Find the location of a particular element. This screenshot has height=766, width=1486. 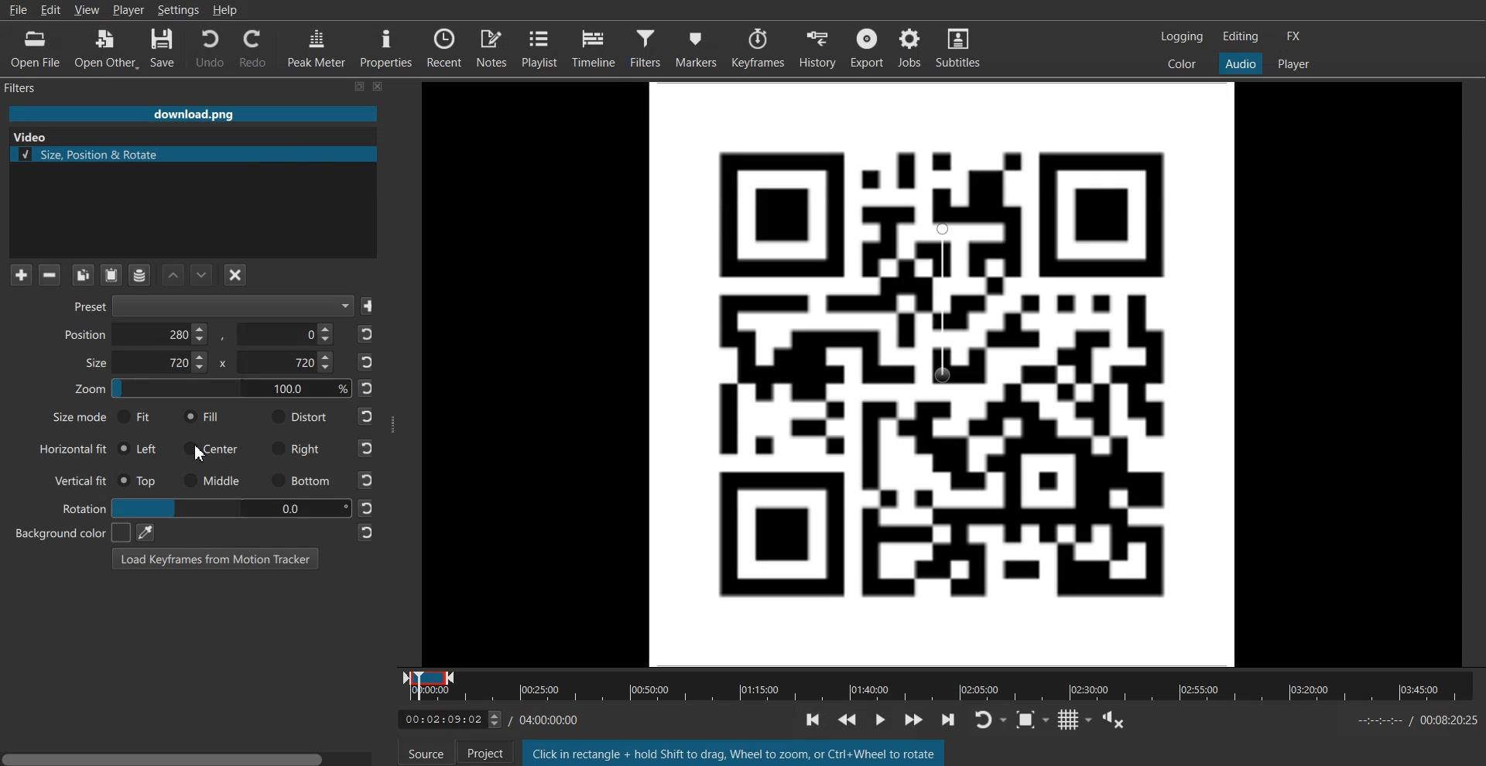

Slider is located at coordinates (941, 696).